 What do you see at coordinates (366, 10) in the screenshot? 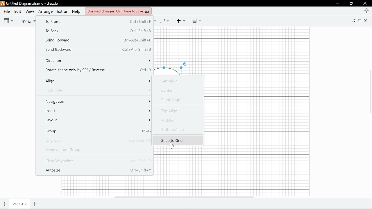
I see `Appearance` at bounding box center [366, 10].